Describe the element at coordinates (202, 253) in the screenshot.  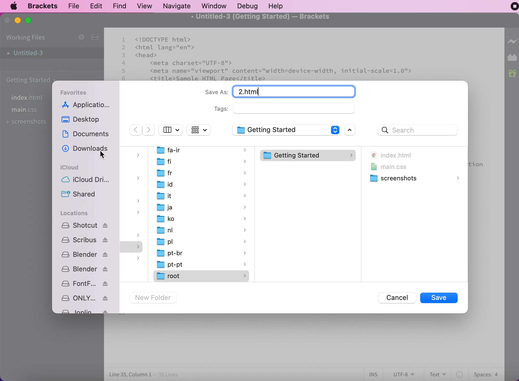
I see `pt-br` at that location.